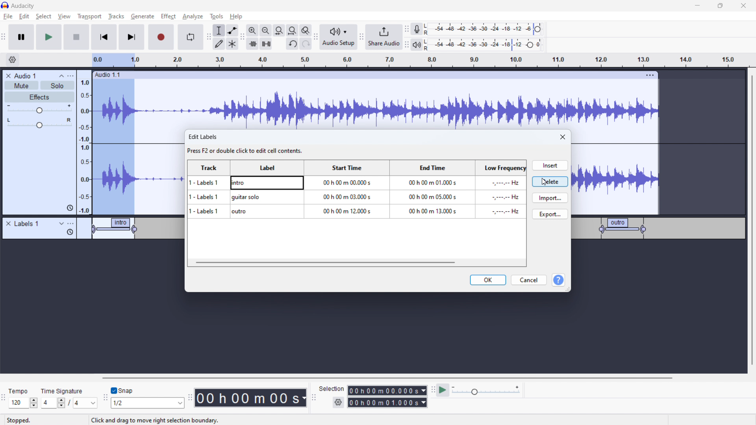  I want to click on end time, so click(430, 189).